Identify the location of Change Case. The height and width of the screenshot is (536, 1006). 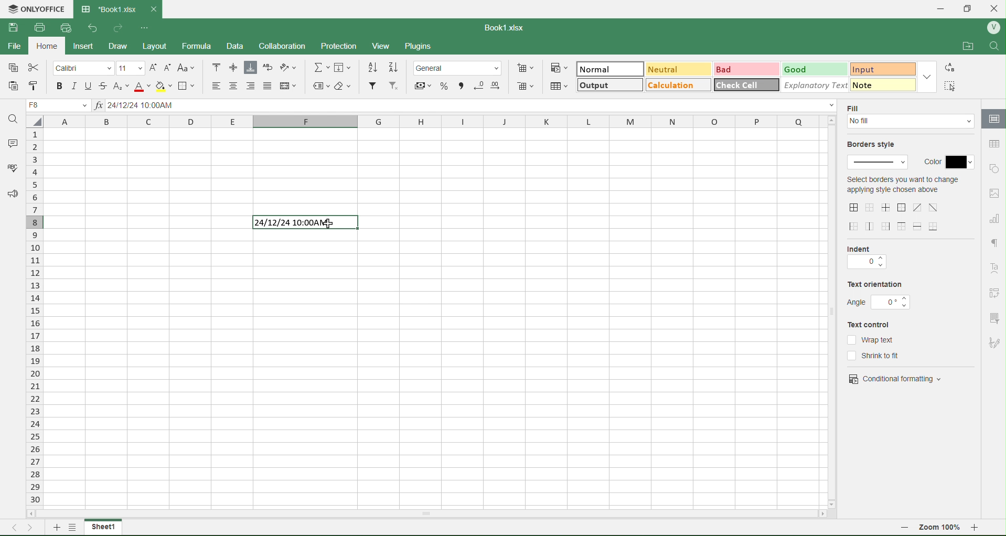
(188, 68).